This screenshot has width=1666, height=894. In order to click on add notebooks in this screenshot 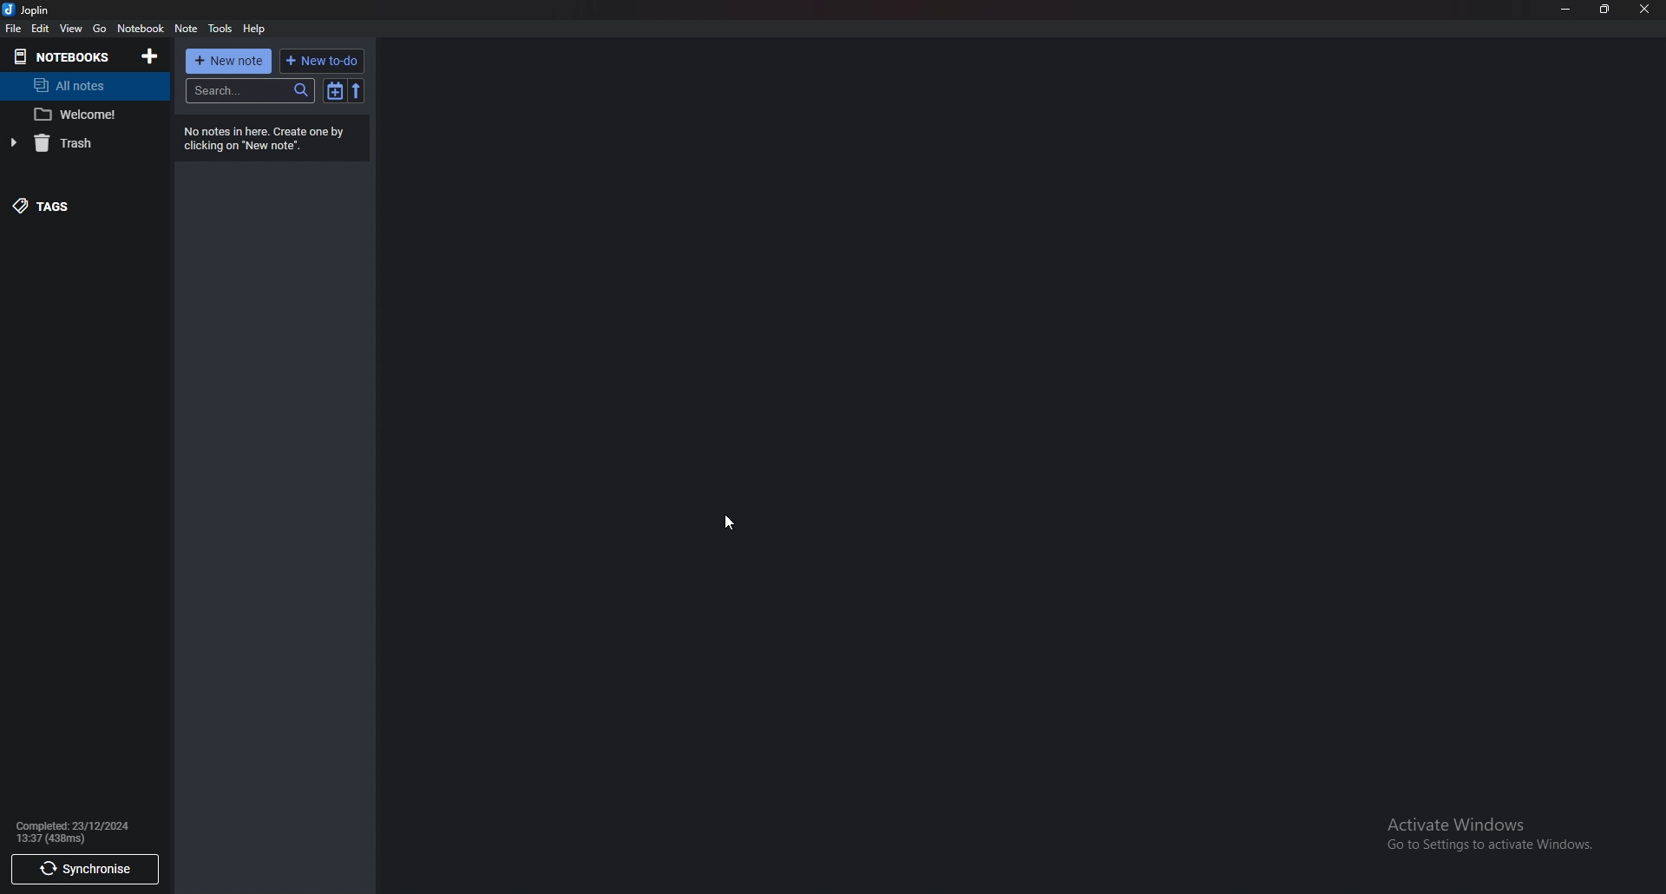, I will do `click(154, 55)`.